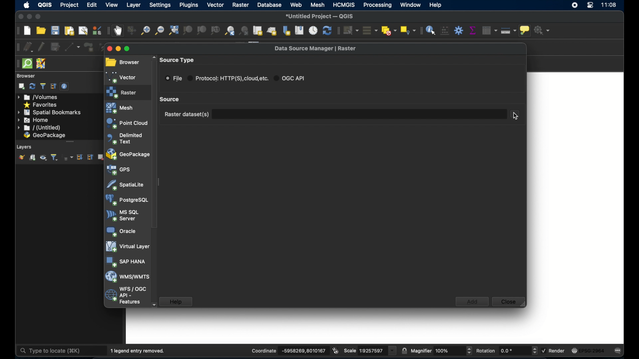  I want to click on show statistical summary, so click(472, 30).